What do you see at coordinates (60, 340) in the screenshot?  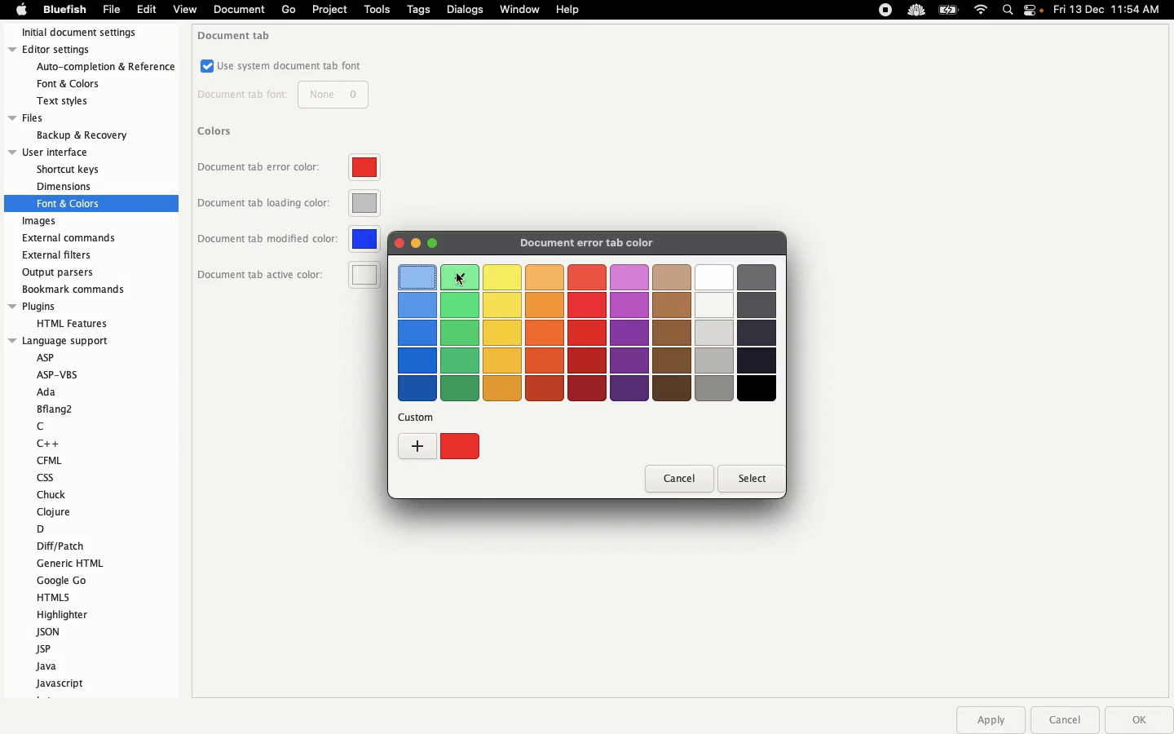 I see `language support` at bounding box center [60, 340].